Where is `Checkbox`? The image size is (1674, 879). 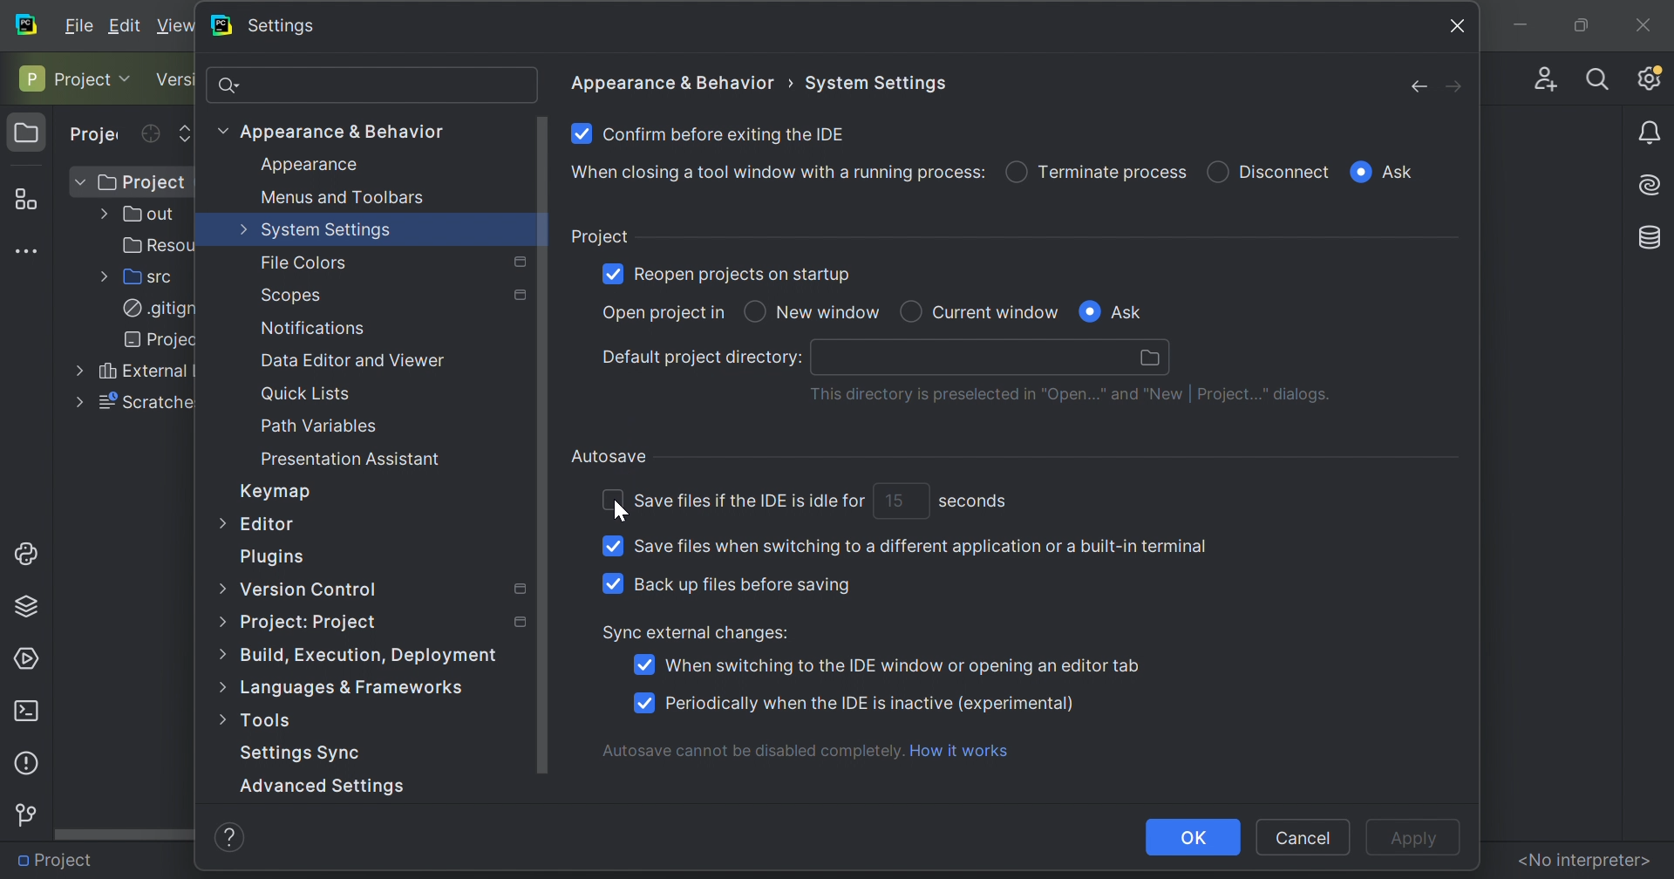 Checkbox is located at coordinates (612, 546).